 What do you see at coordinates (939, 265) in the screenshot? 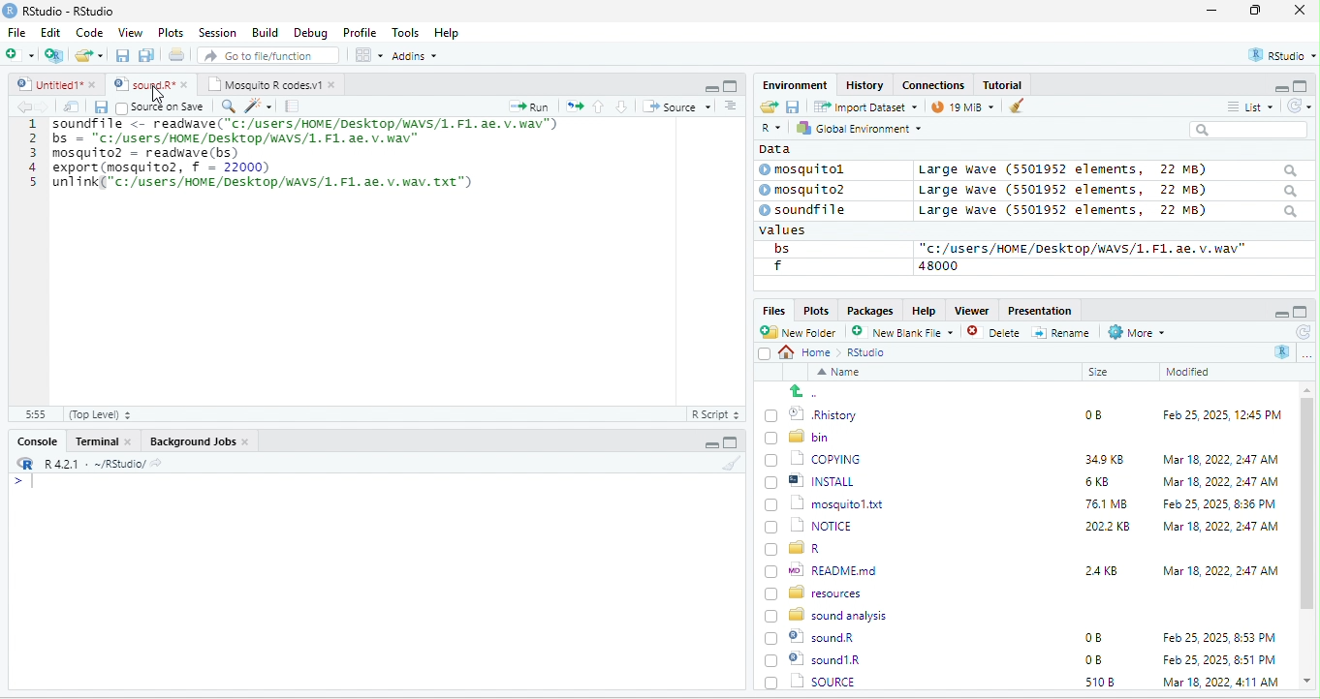
I see `48000` at bounding box center [939, 265].